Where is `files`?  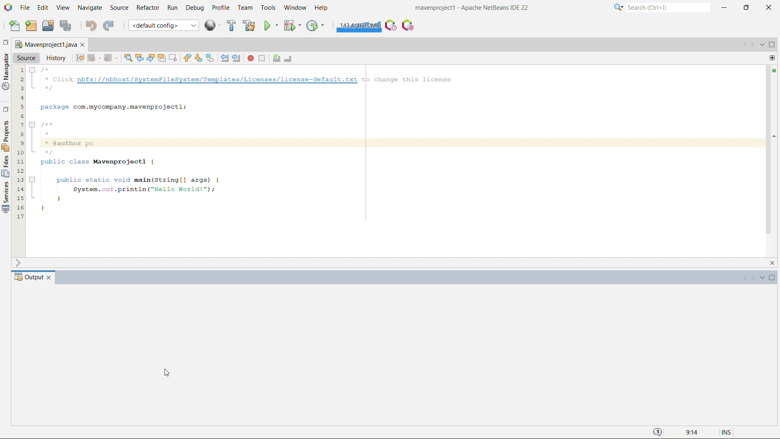 files is located at coordinates (6, 166).